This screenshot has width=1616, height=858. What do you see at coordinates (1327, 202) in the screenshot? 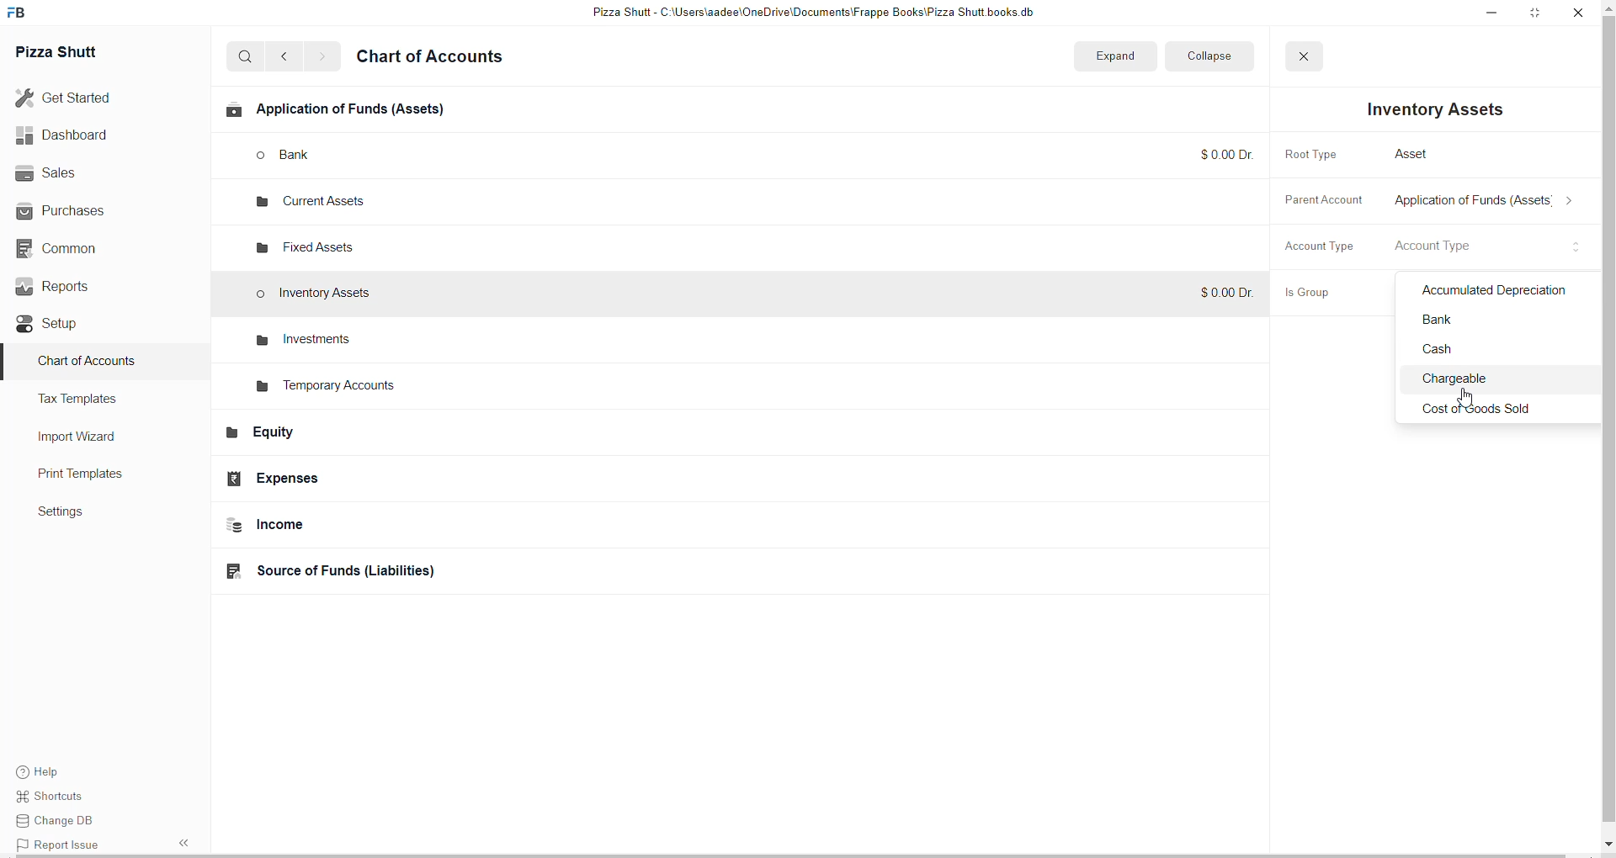
I see `Parent Account` at bounding box center [1327, 202].